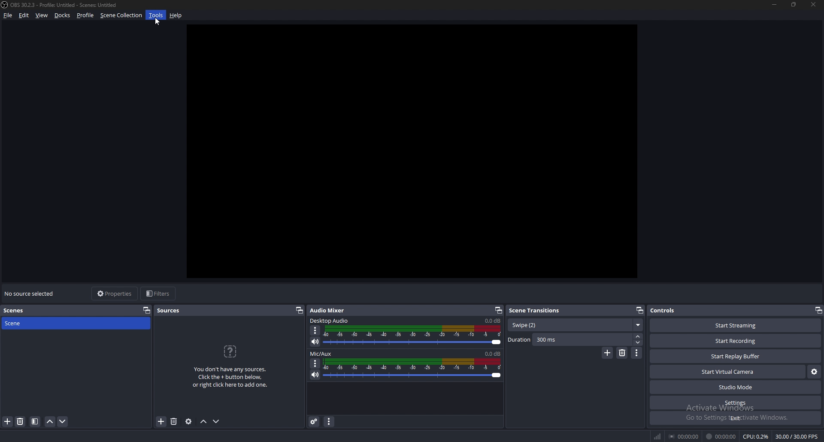 This screenshot has width=824, height=442. Describe the element at coordinates (607, 353) in the screenshot. I see `add transition` at that location.